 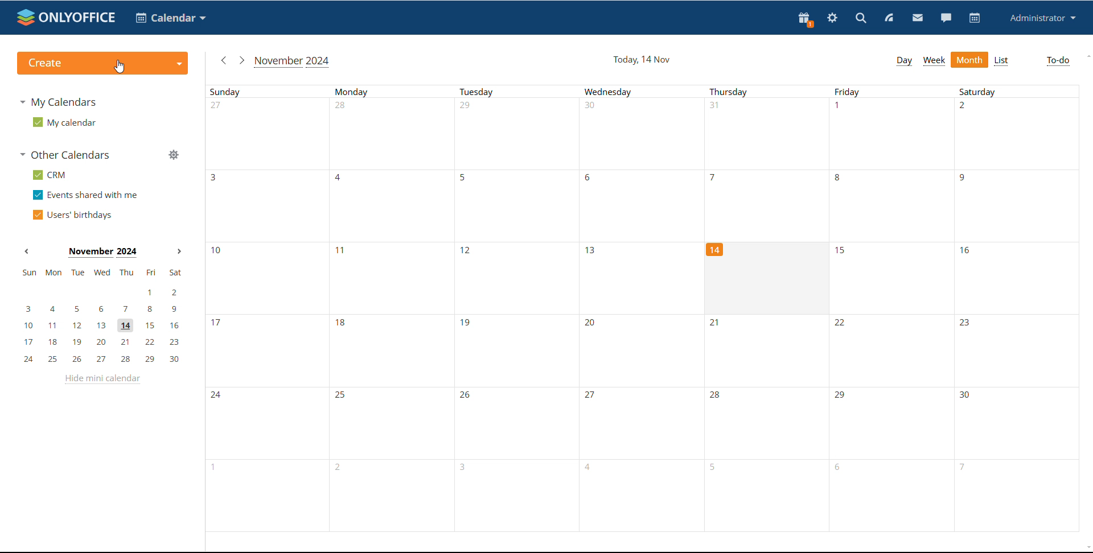 What do you see at coordinates (832, 19) in the screenshot?
I see `settings` at bounding box center [832, 19].